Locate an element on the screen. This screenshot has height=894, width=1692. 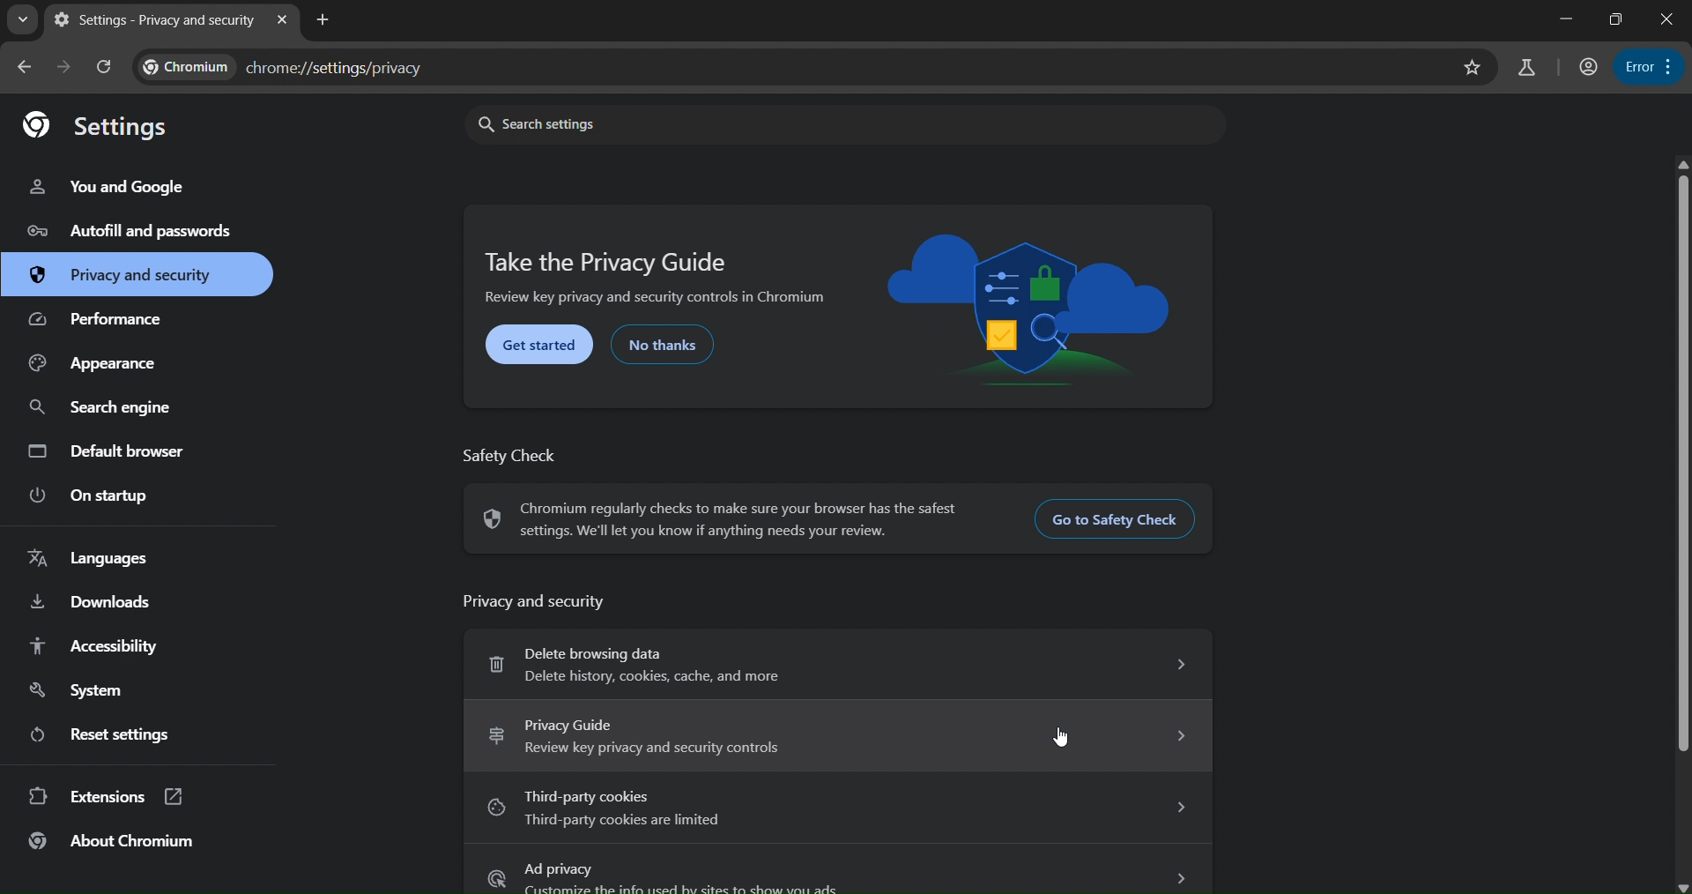
search panel is located at coordinates (104, 66).